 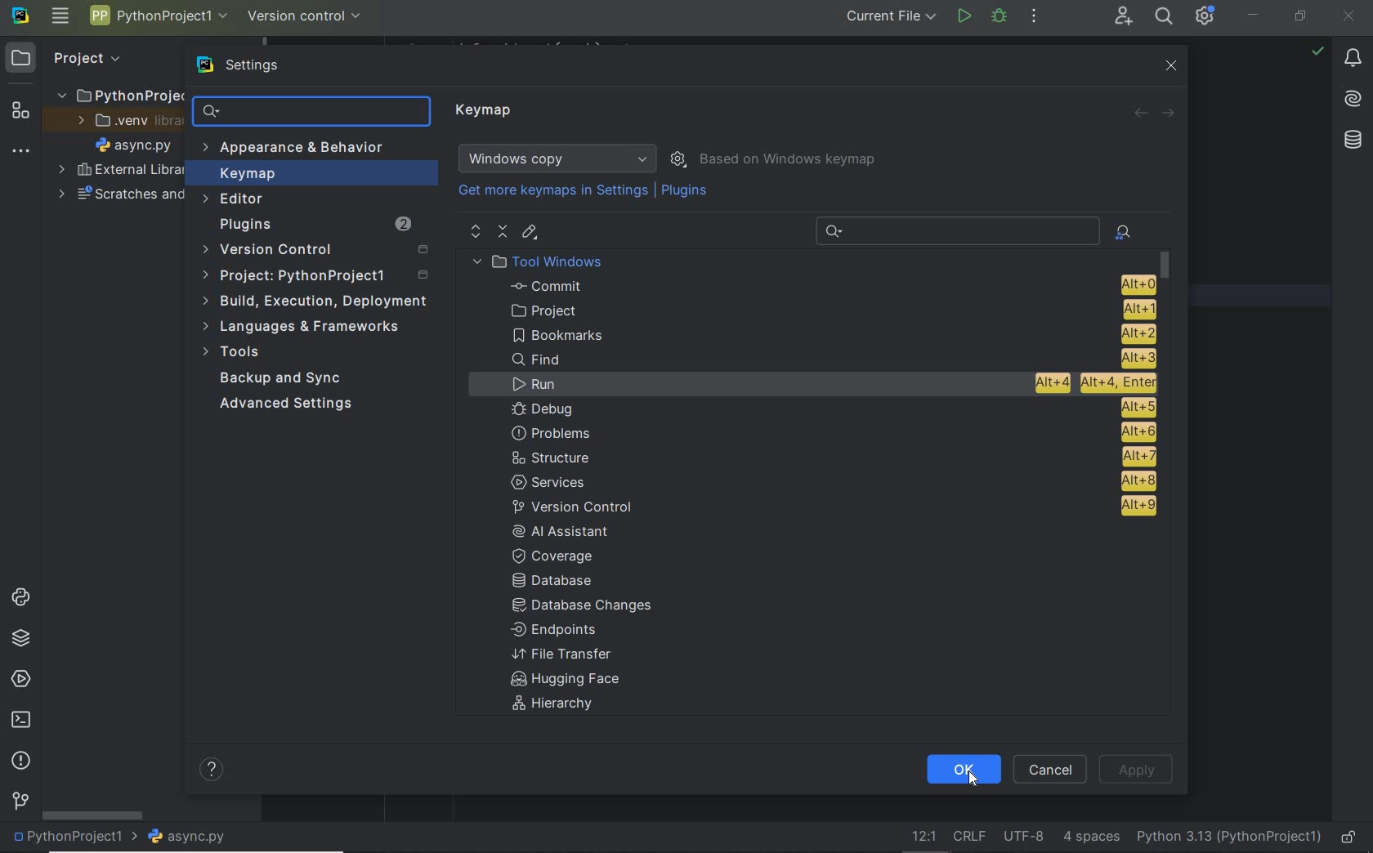 What do you see at coordinates (1205, 16) in the screenshot?
I see `IDE and Project Settings` at bounding box center [1205, 16].